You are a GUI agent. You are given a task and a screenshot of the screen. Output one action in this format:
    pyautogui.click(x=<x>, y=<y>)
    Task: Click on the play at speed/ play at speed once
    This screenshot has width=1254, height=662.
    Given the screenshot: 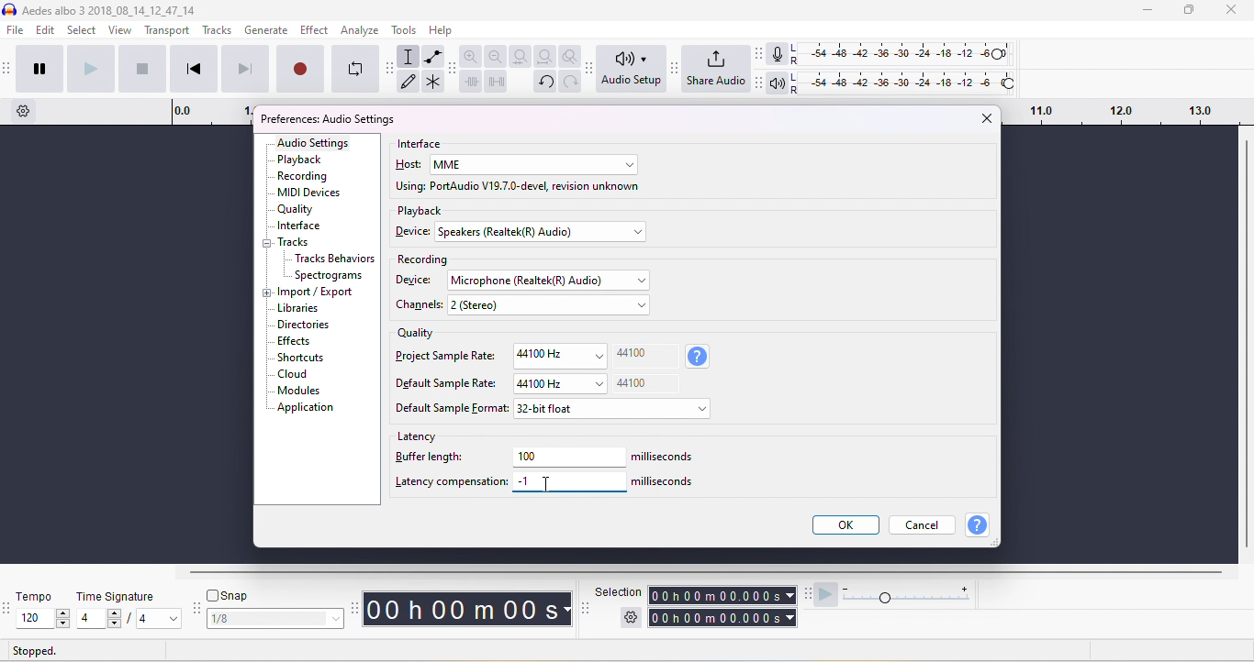 What is the action you would take?
    pyautogui.click(x=826, y=596)
    